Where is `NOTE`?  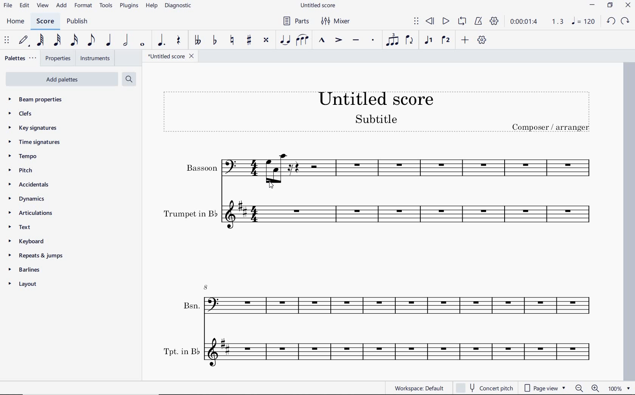 NOTE is located at coordinates (584, 22).